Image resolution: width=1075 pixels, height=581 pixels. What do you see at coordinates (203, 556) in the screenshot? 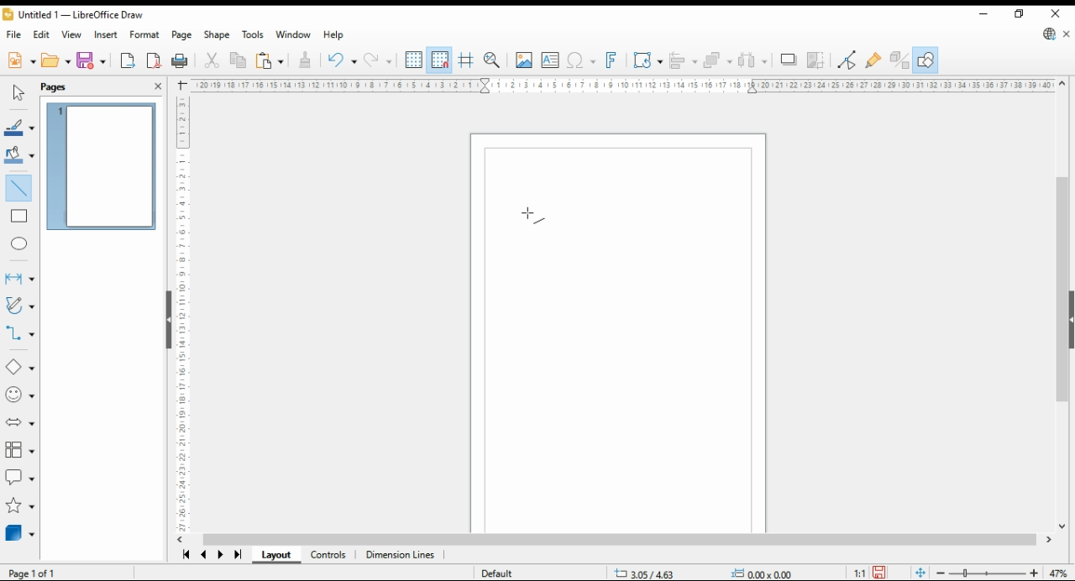
I see `previous page` at bounding box center [203, 556].